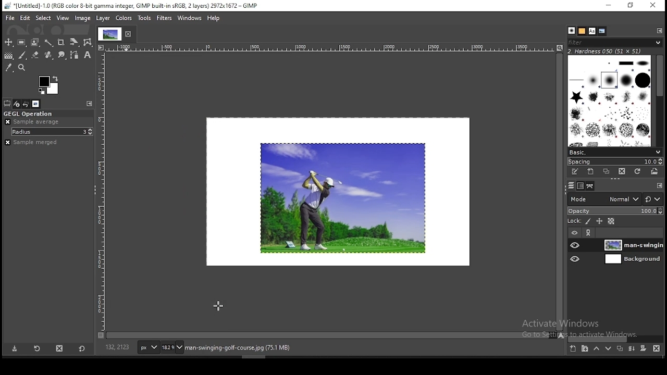 Image resolution: width=667 pixels, height=375 pixels. I want to click on scroll bar, so click(559, 192).